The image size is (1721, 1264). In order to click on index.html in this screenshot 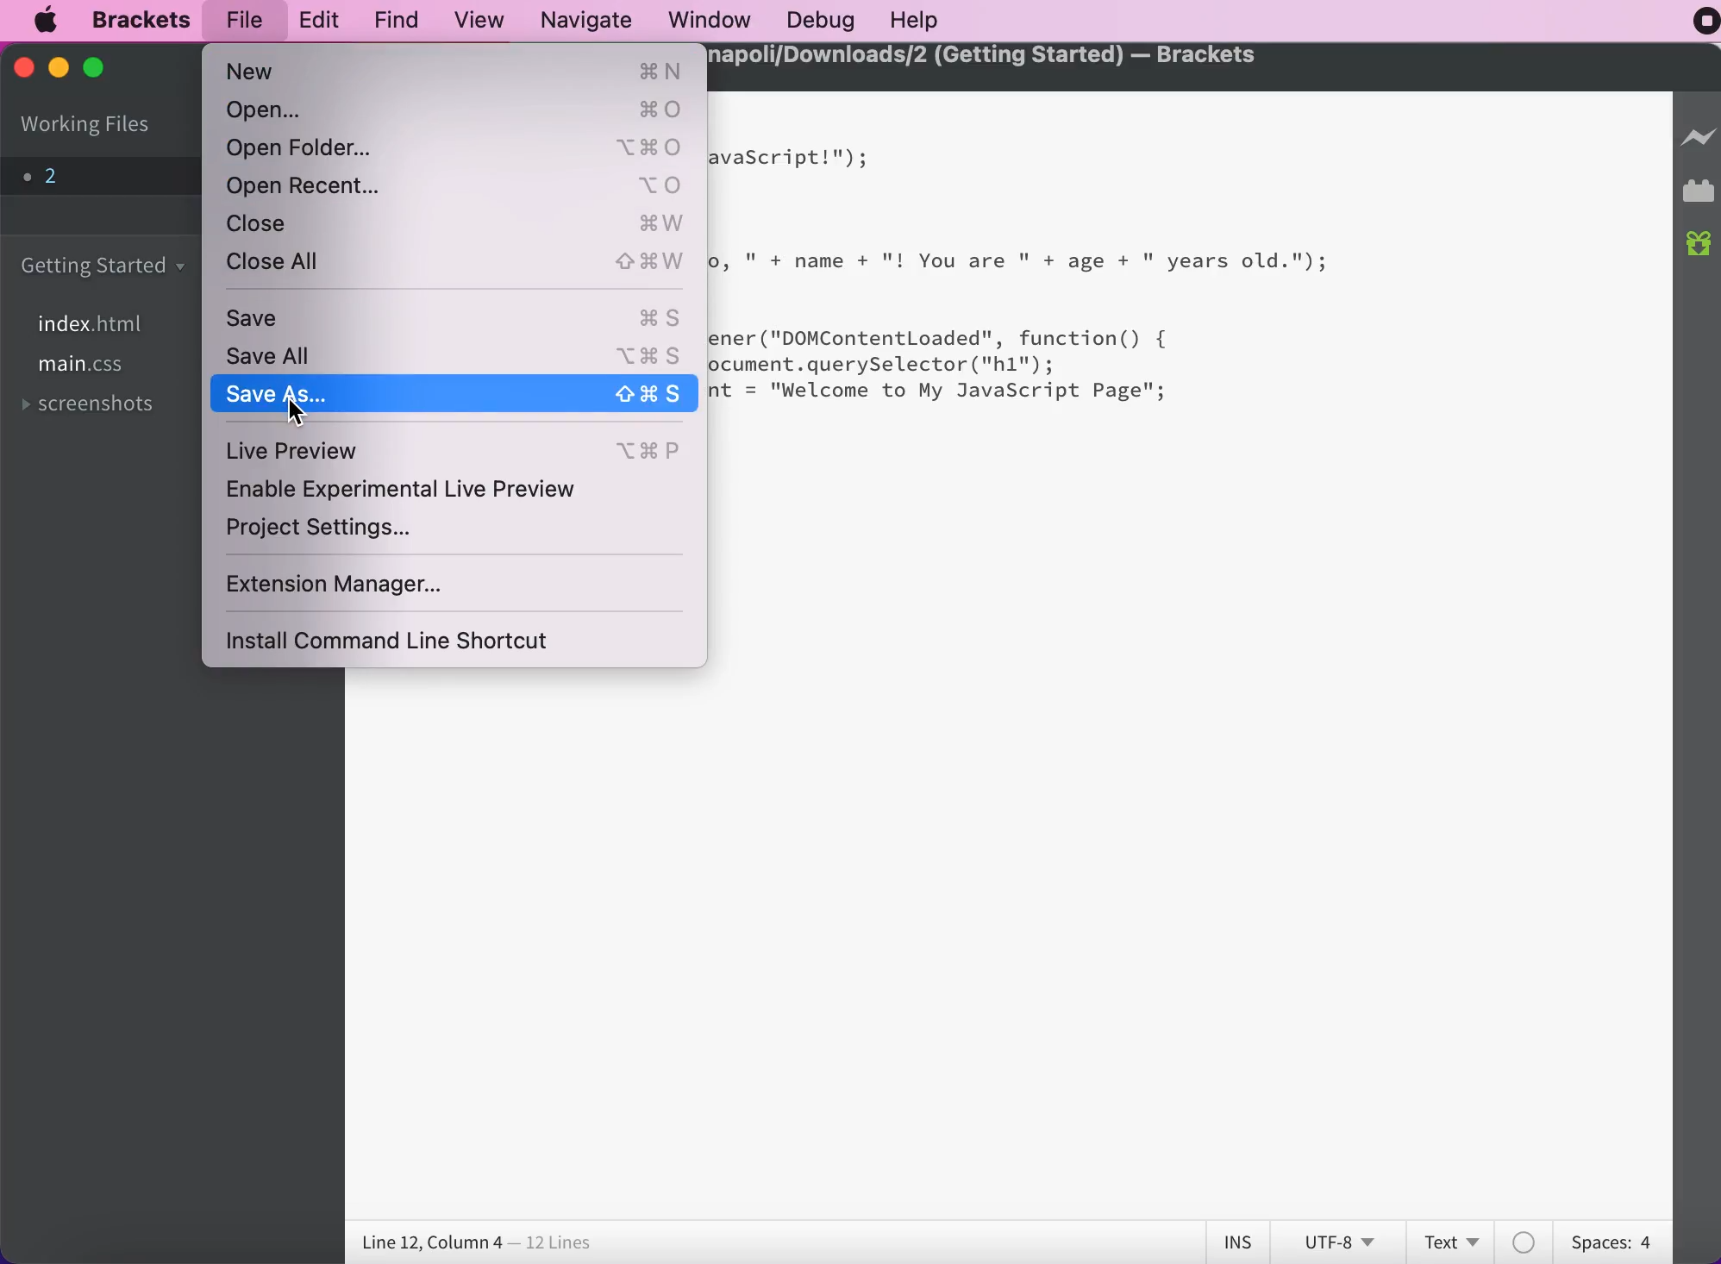, I will do `click(99, 324)`.